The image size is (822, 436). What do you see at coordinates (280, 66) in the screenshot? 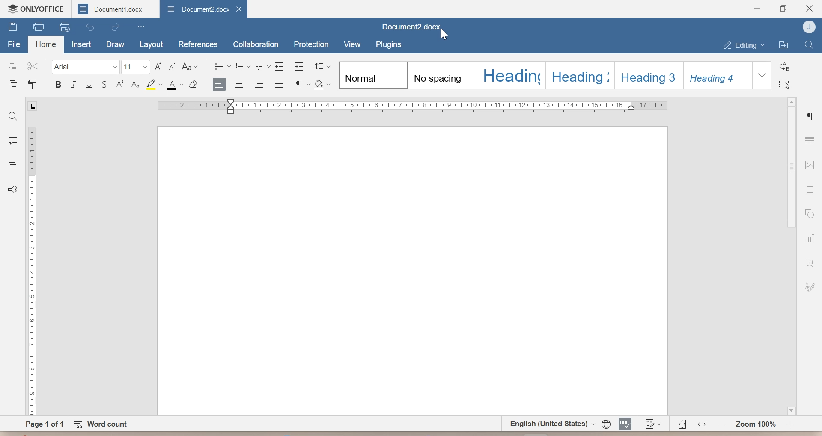
I see `Decrease indent` at bounding box center [280, 66].